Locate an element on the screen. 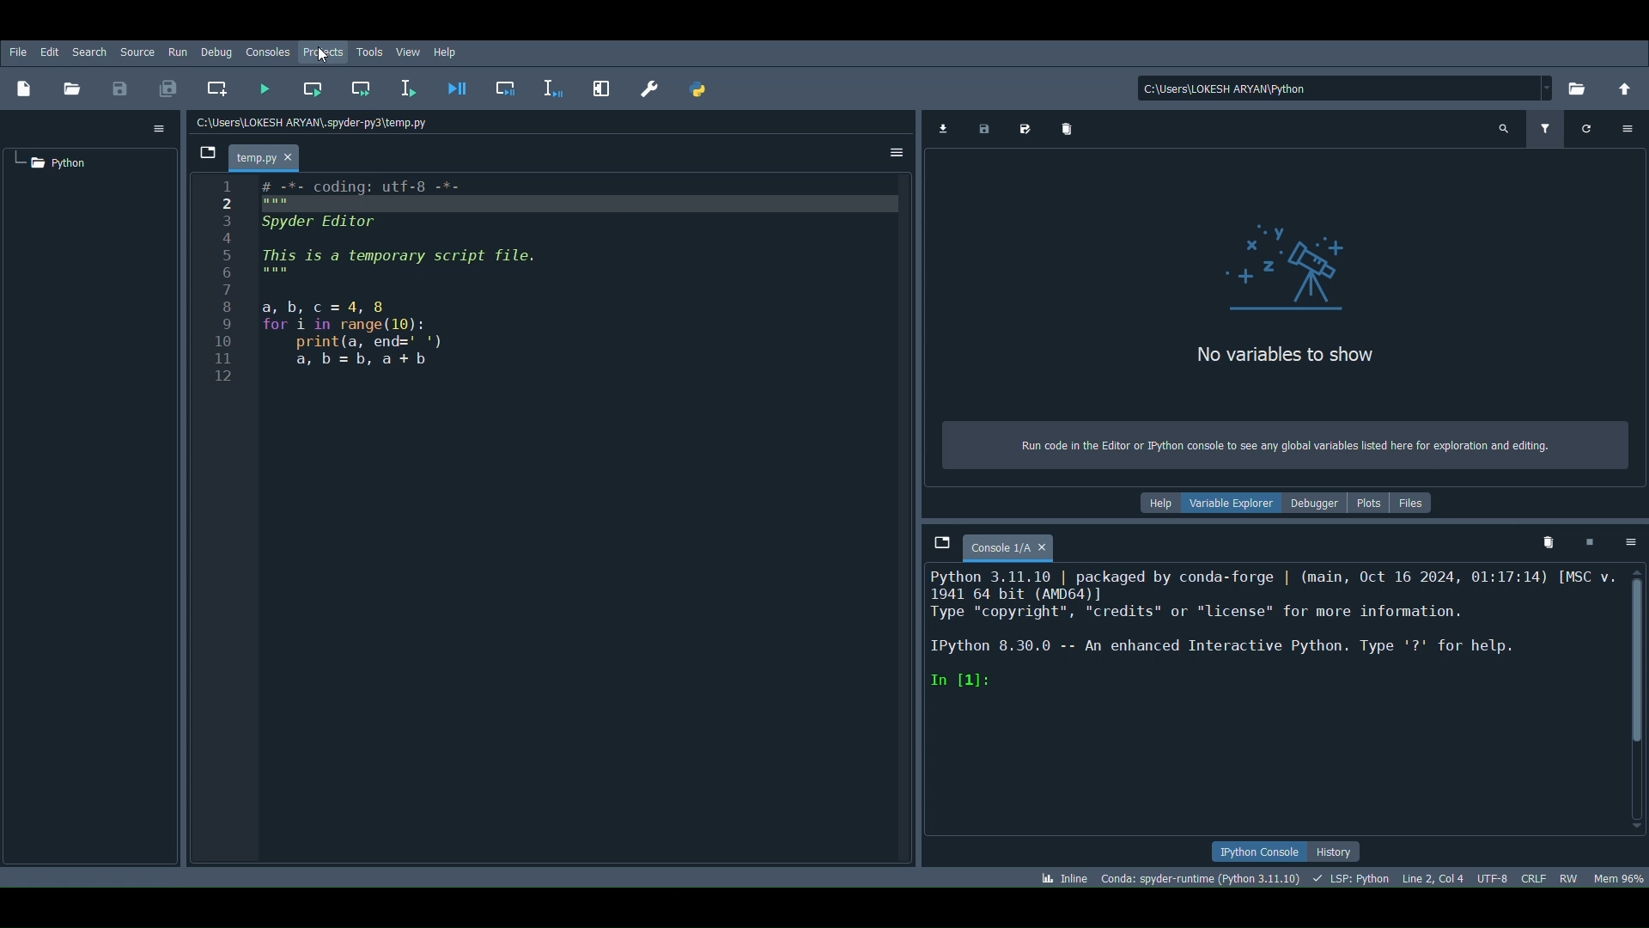  Files is located at coordinates (1413, 503).